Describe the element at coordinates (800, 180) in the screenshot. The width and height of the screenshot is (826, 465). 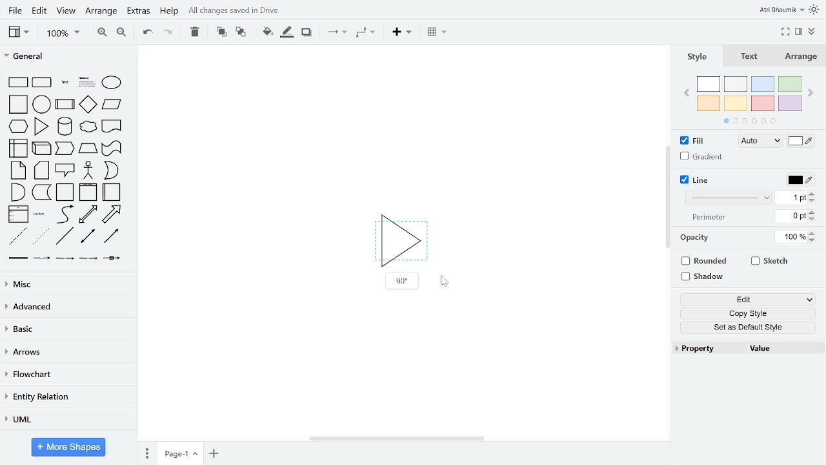
I see `line color` at that location.